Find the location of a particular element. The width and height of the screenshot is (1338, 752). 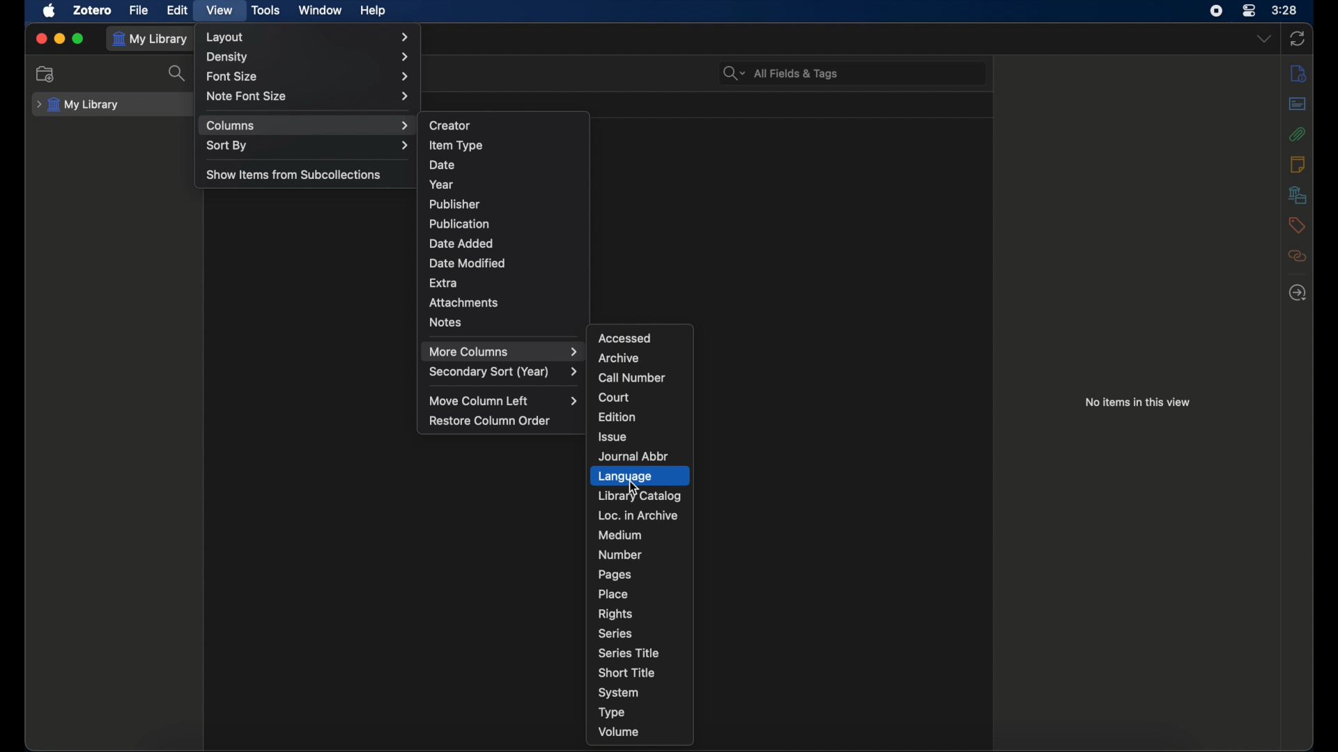

window is located at coordinates (321, 10).